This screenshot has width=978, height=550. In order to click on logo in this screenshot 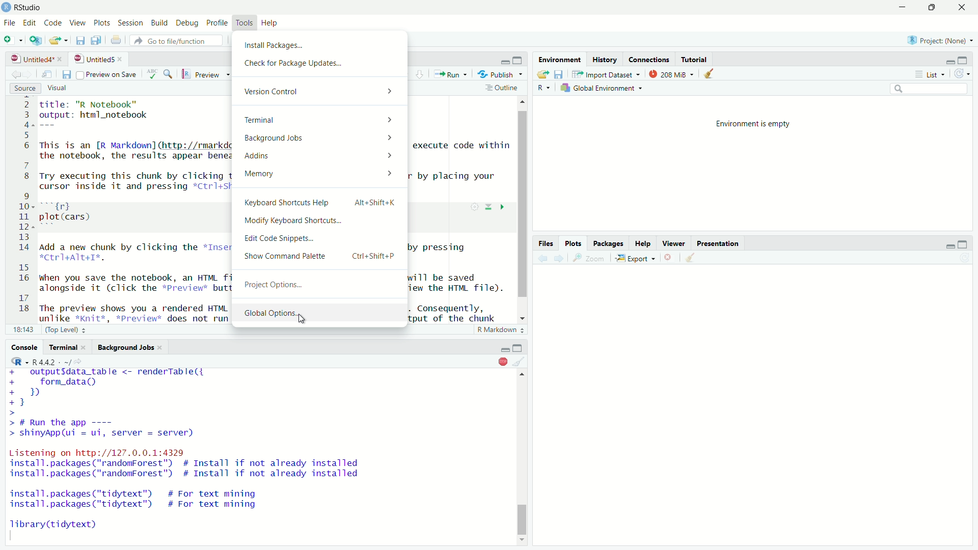, I will do `click(7, 7)`.